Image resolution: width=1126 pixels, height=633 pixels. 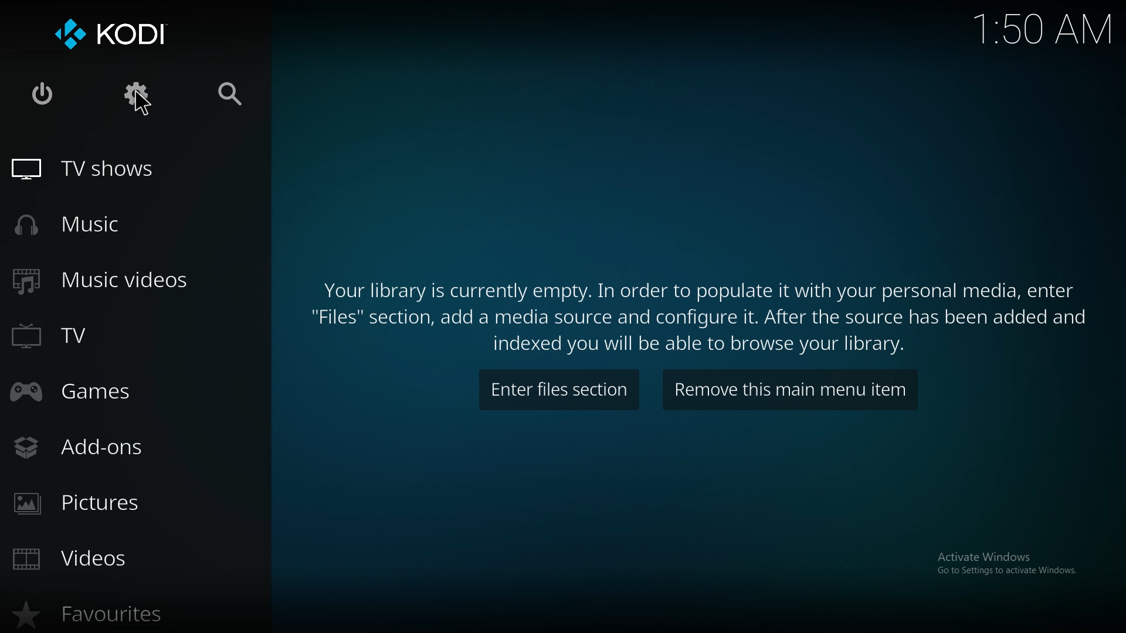 What do you see at coordinates (229, 94) in the screenshot?
I see `search` at bounding box center [229, 94].